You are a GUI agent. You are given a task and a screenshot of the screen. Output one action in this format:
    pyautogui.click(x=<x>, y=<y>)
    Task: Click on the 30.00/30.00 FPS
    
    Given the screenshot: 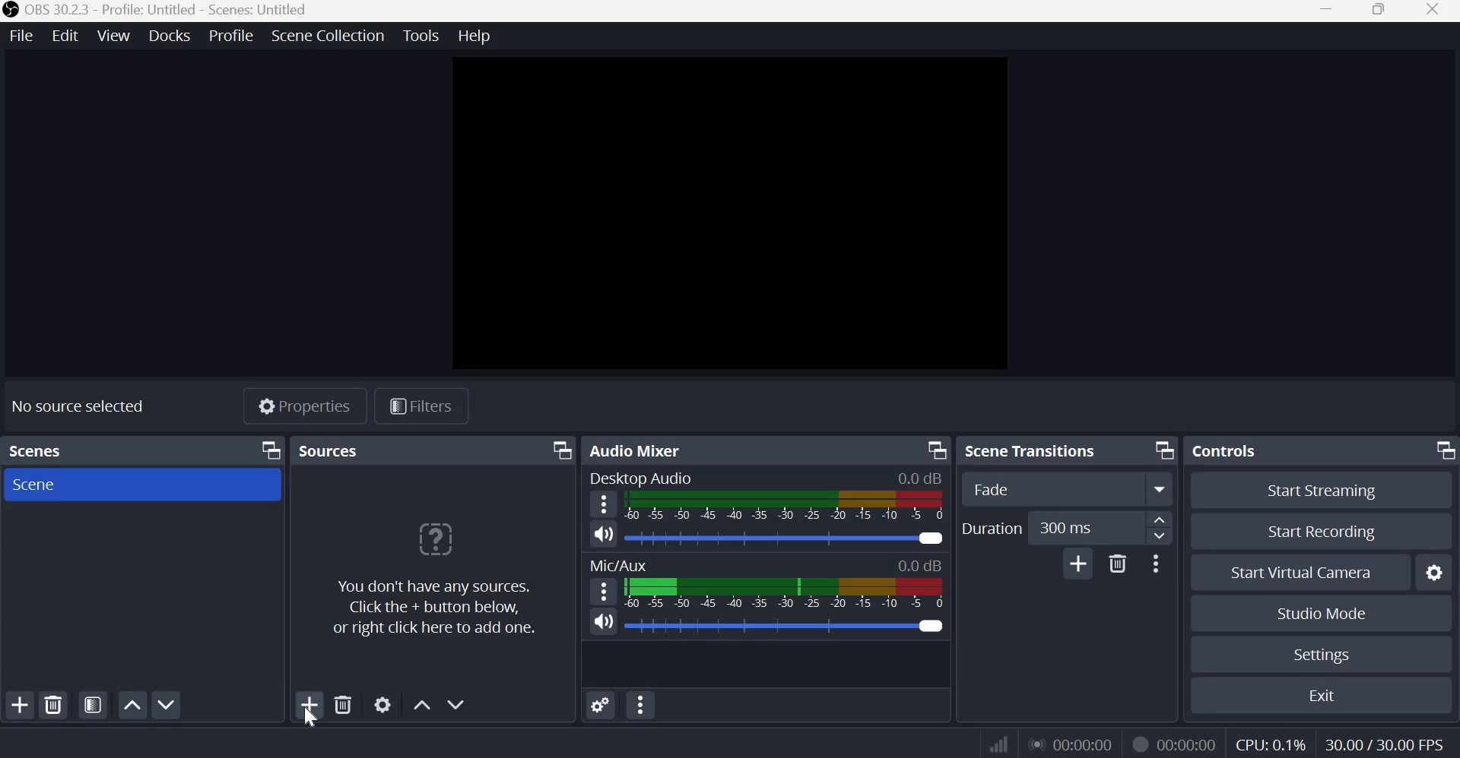 What is the action you would take?
    pyautogui.click(x=1382, y=744)
    